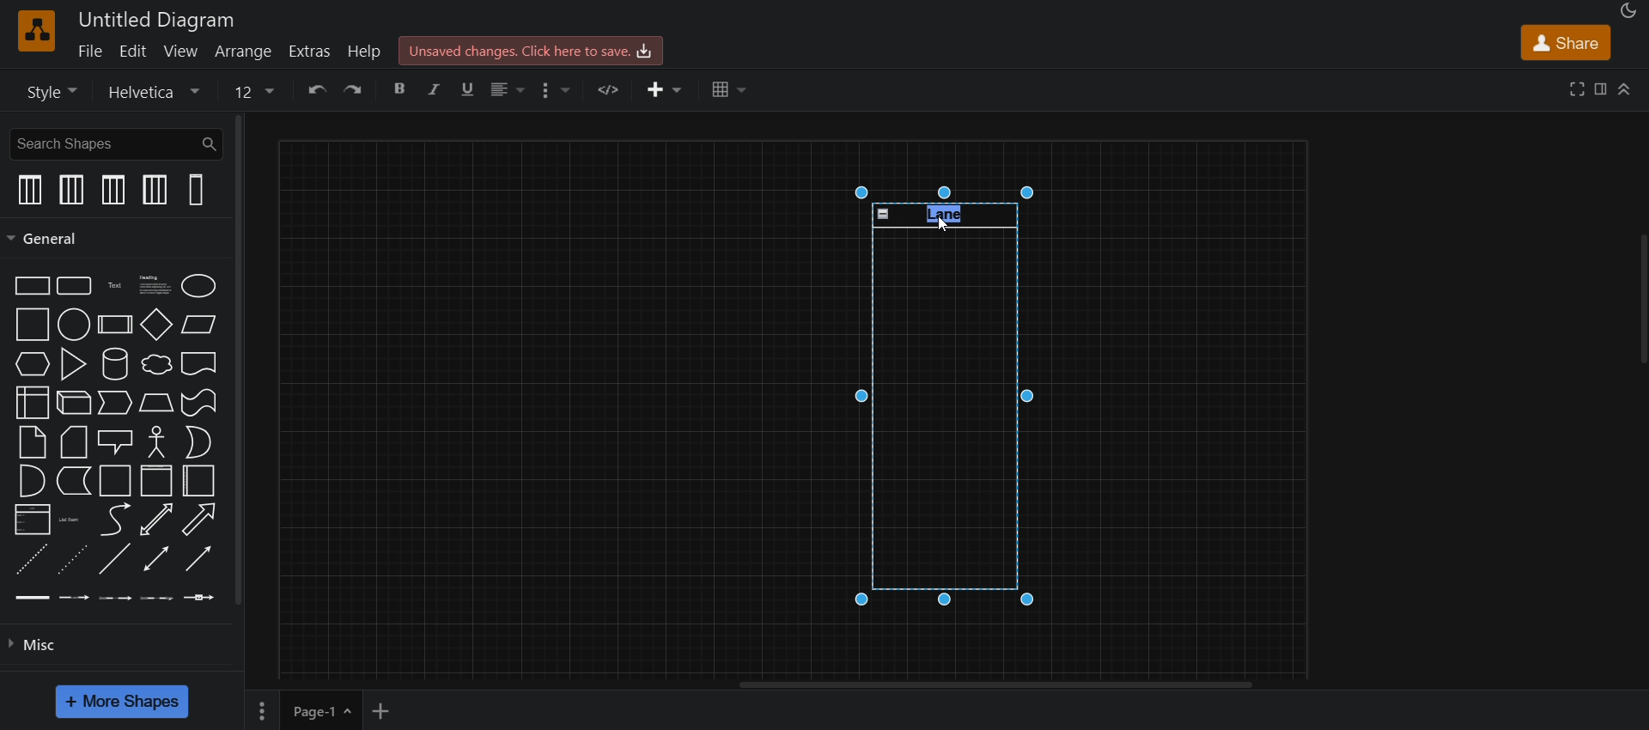  I want to click on share, so click(1565, 41).